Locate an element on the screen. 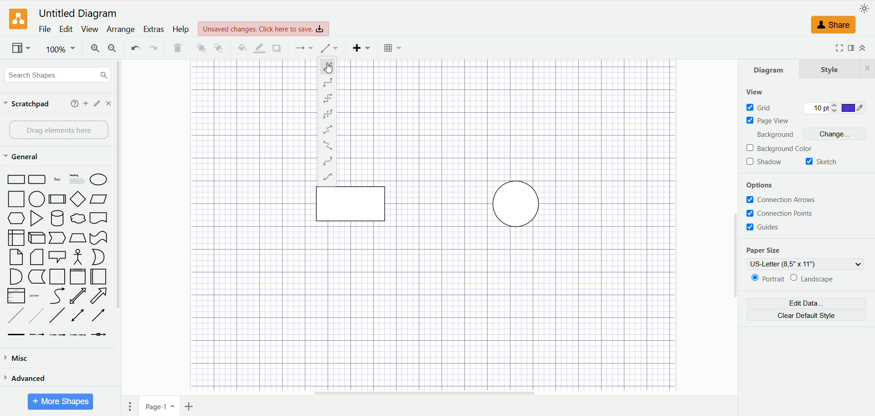  Connector with 2 Labels is located at coordinates (58, 337).